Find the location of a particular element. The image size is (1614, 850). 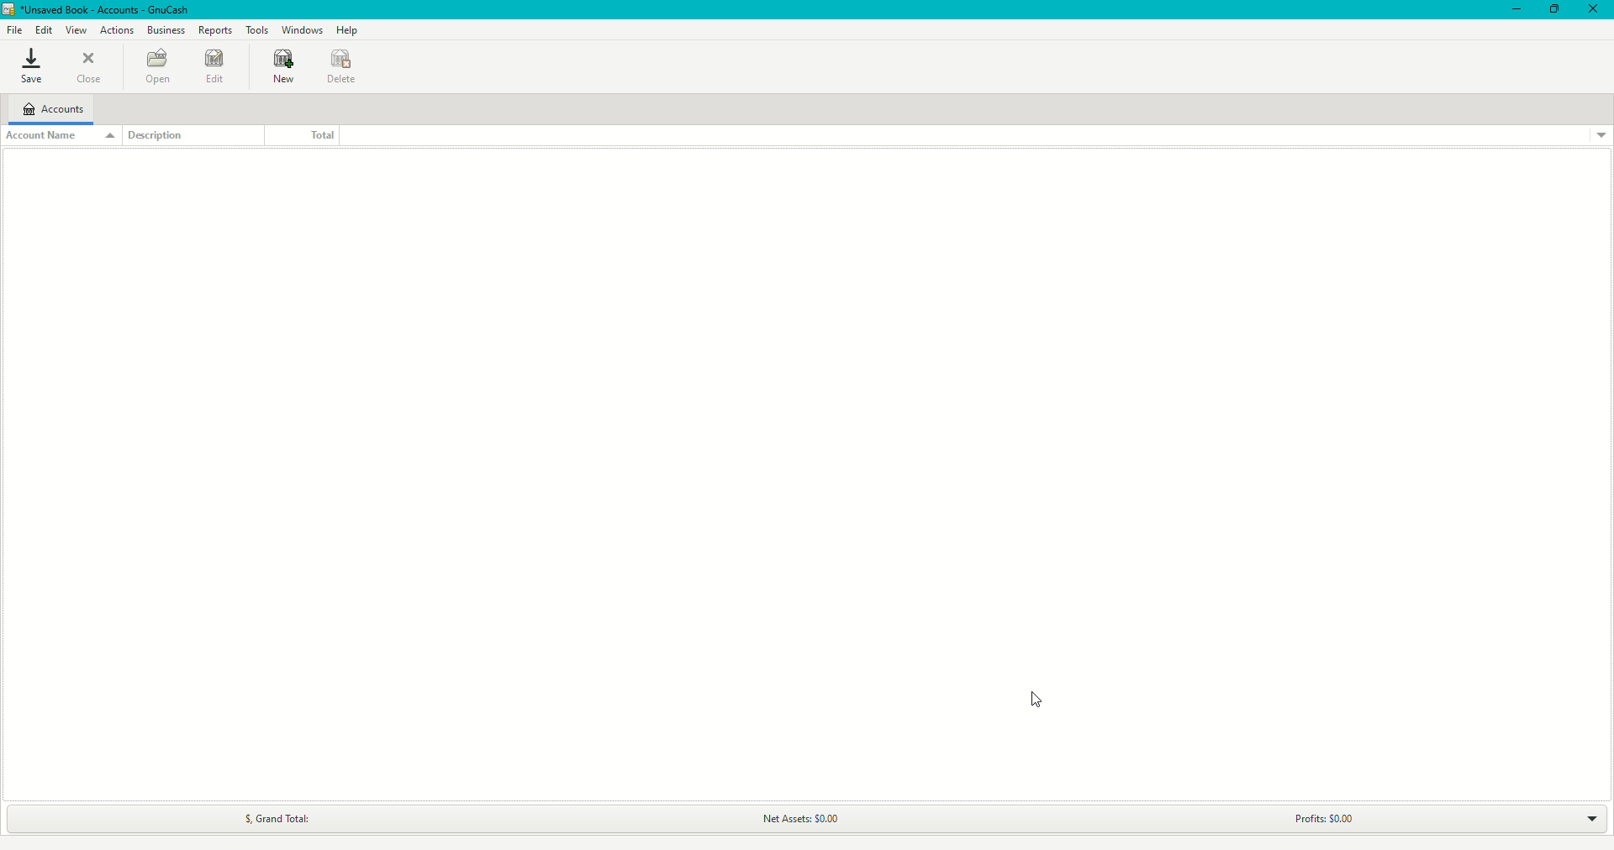

cursor is located at coordinates (1038, 700).